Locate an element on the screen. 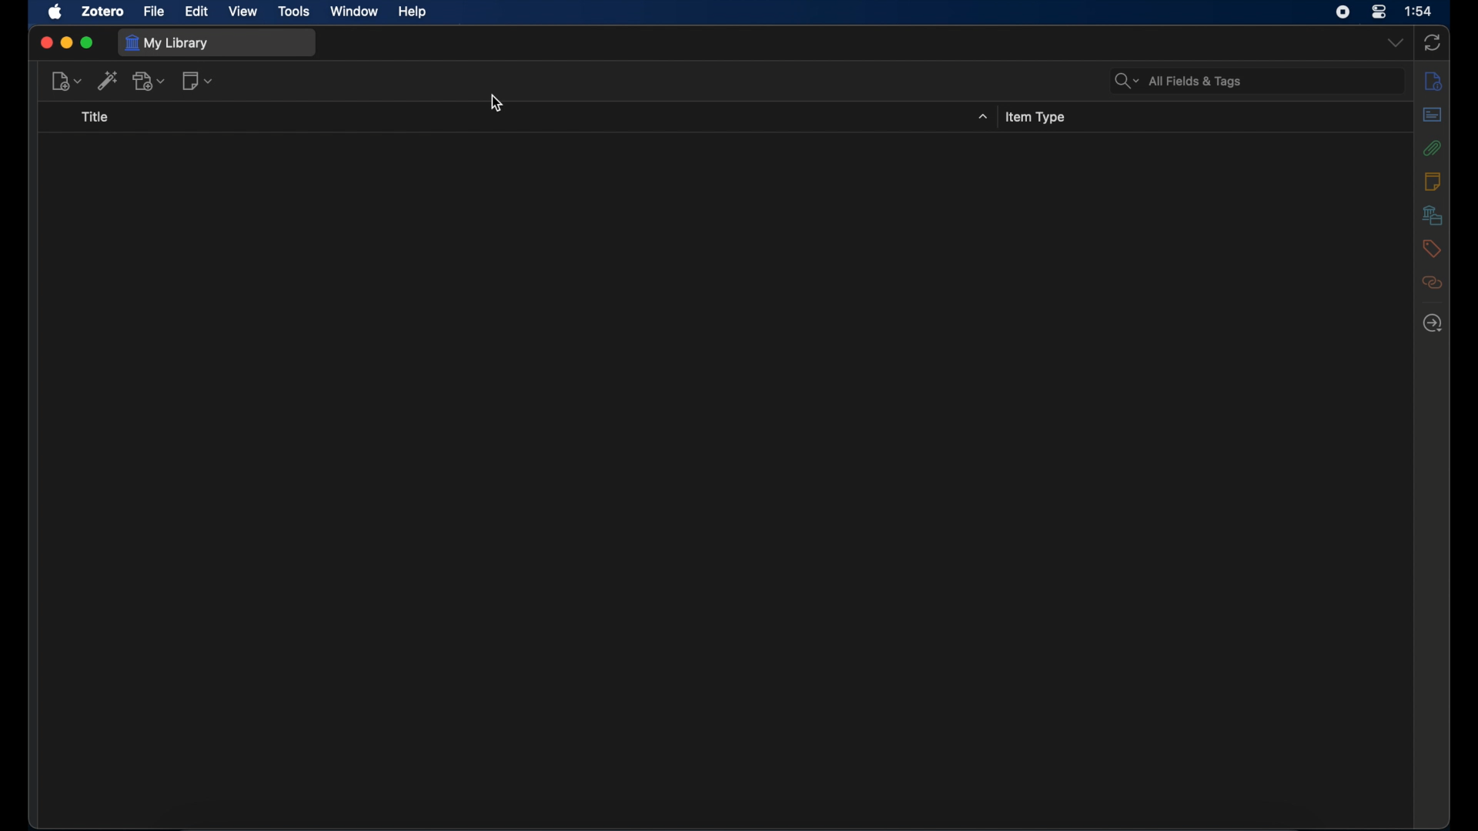 This screenshot has height=831, width=1478. my library is located at coordinates (168, 42).